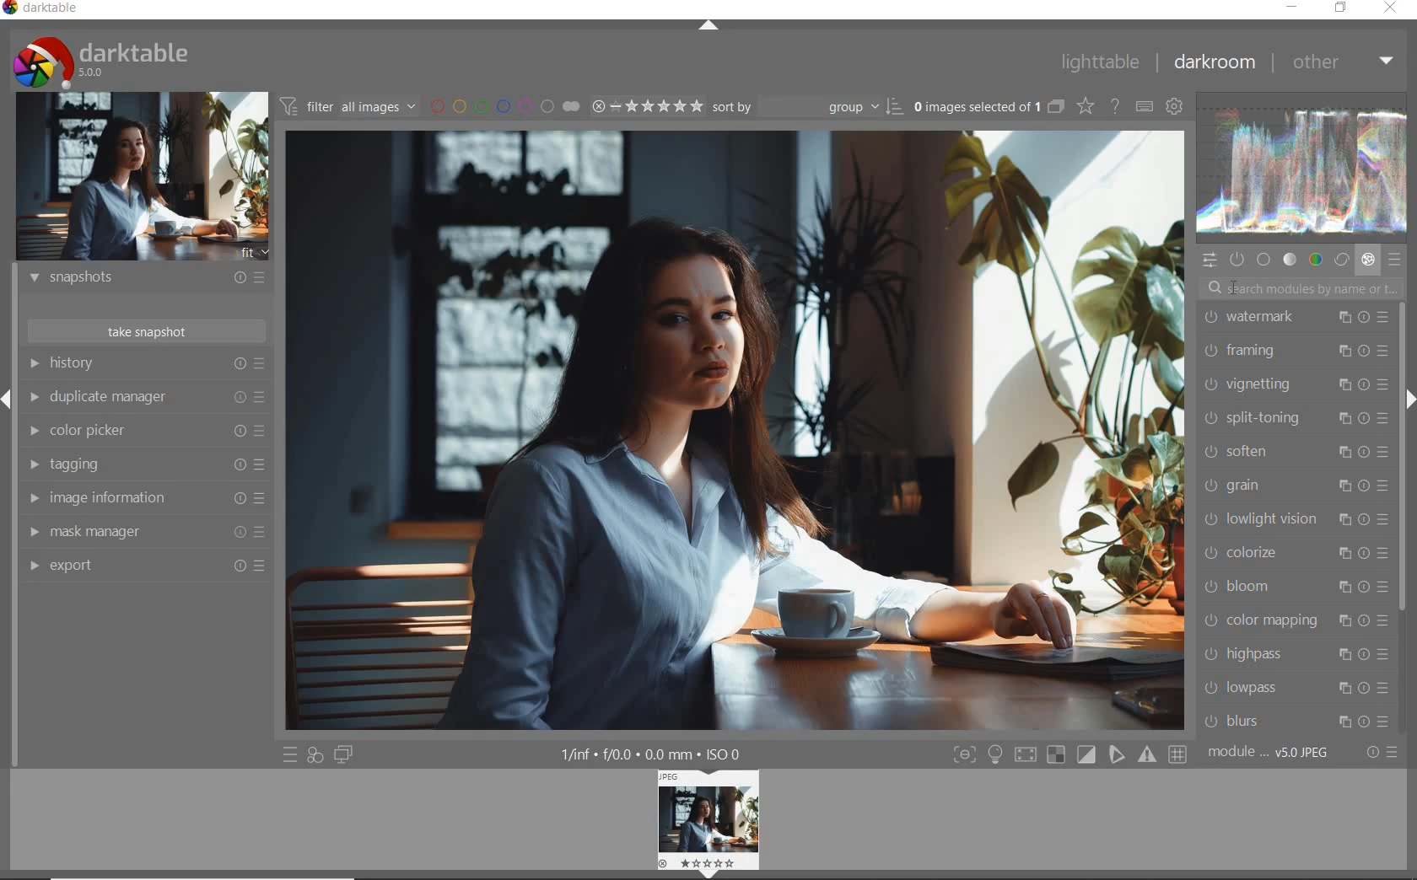  What do you see at coordinates (1296, 690) in the screenshot?
I see `lowpass` at bounding box center [1296, 690].